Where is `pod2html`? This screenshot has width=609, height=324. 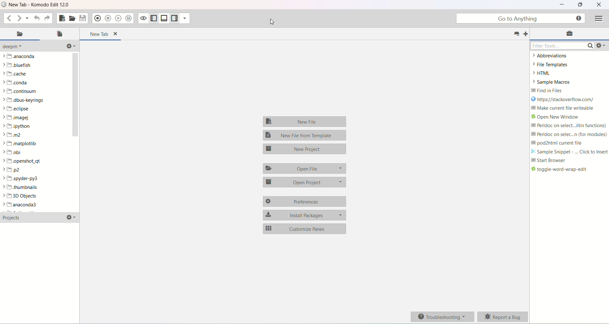
pod2html is located at coordinates (557, 143).